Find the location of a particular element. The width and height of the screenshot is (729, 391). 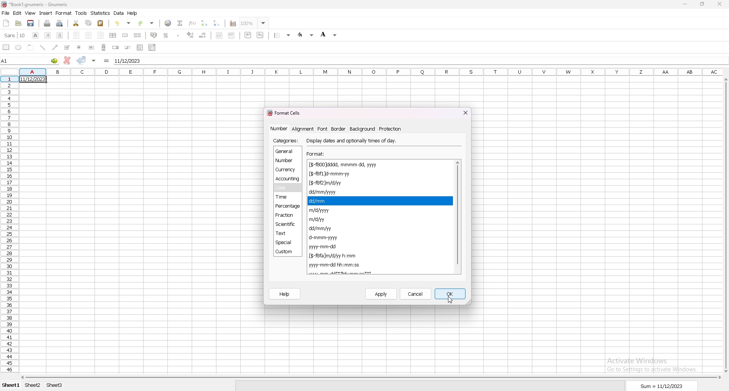

help is located at coordinates (133, 13).